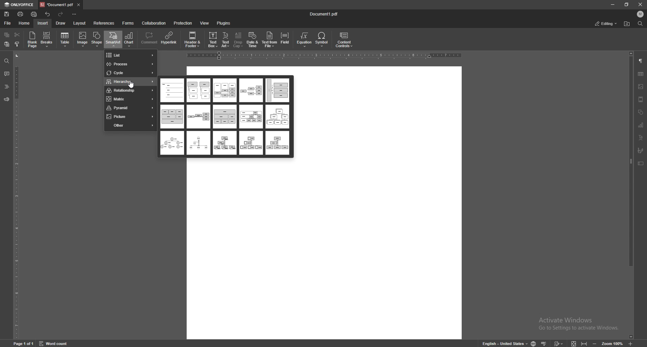 Image resolution: width=647 pixels, height=347 pixels. I want to click on hierarchy smart art, so click(224, 143).